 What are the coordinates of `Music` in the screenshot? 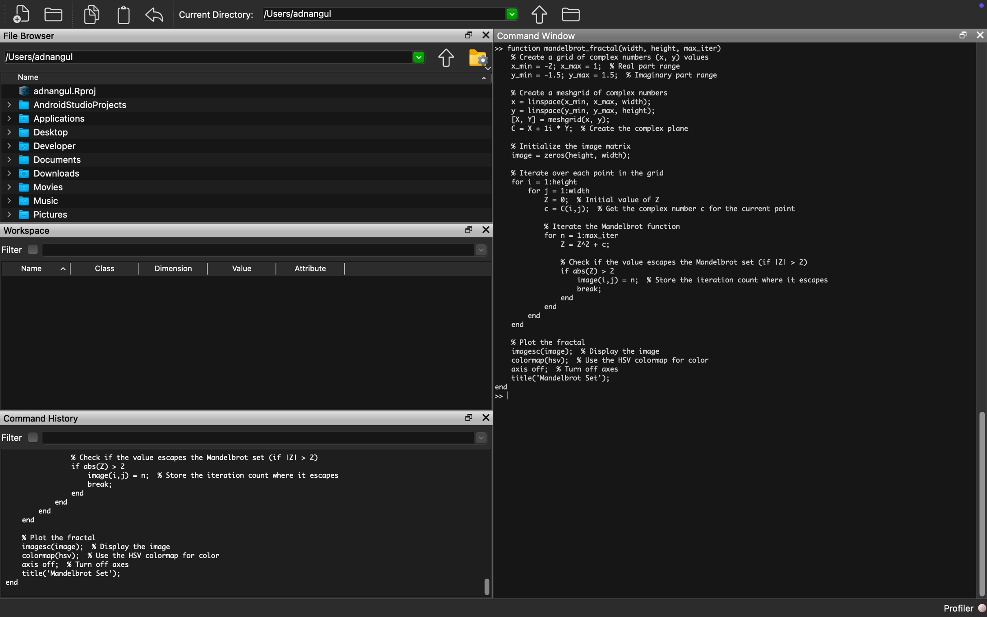 It's located at (34, 202).